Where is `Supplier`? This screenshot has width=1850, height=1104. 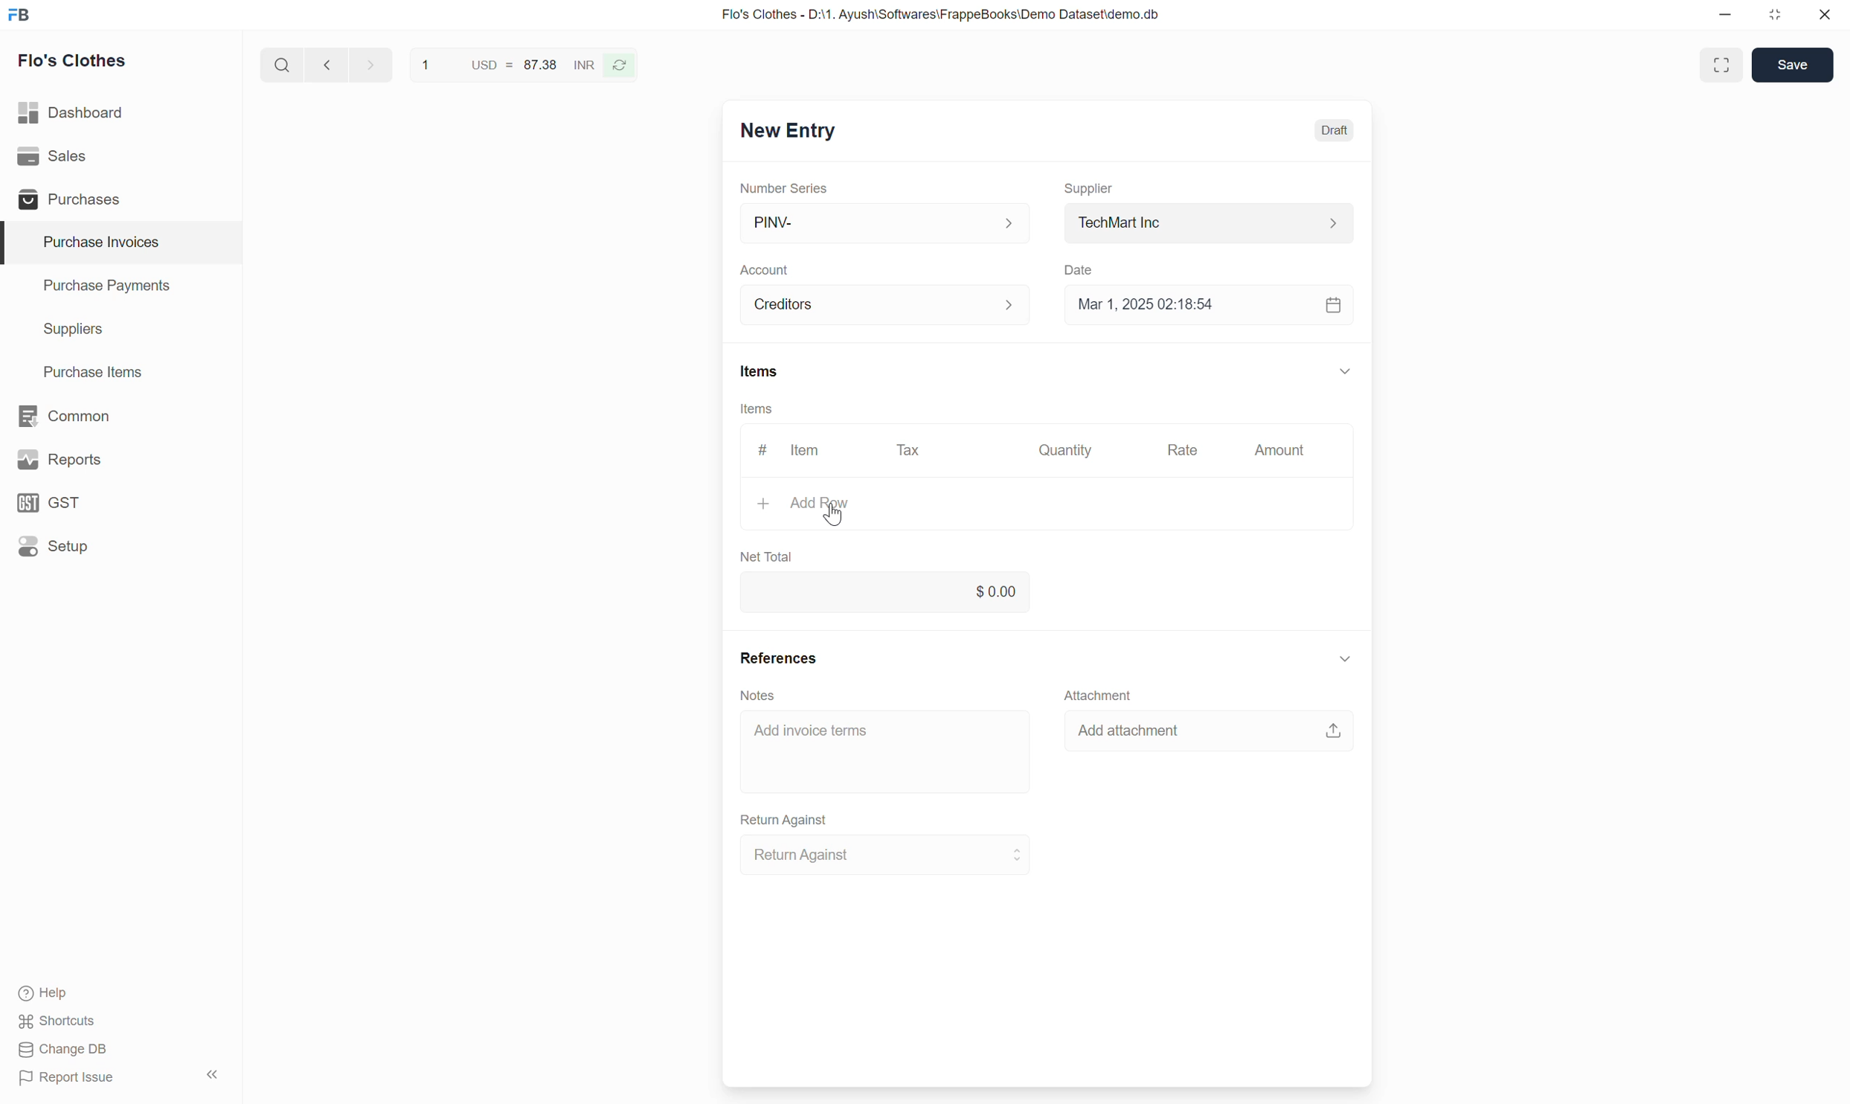
Supplier is located at coordinates (1089, 189).